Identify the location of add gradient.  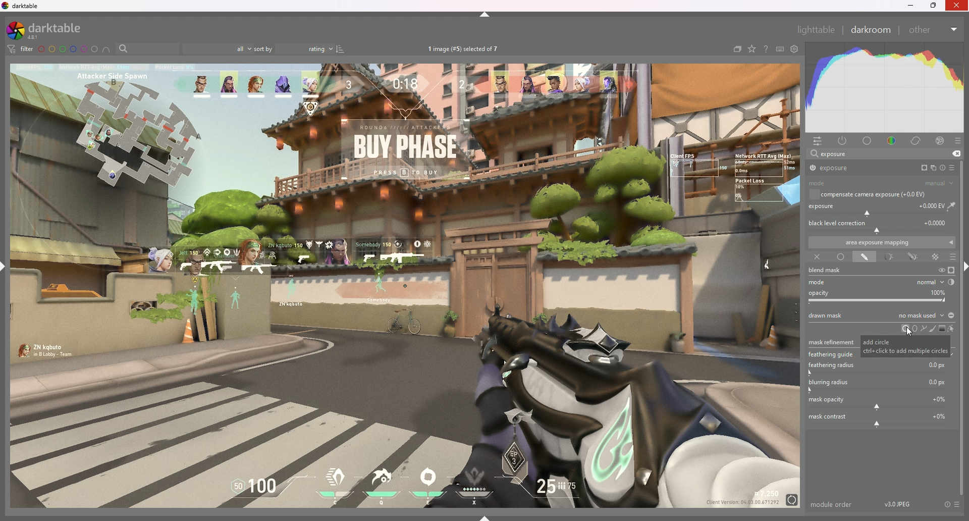
(941, 328).